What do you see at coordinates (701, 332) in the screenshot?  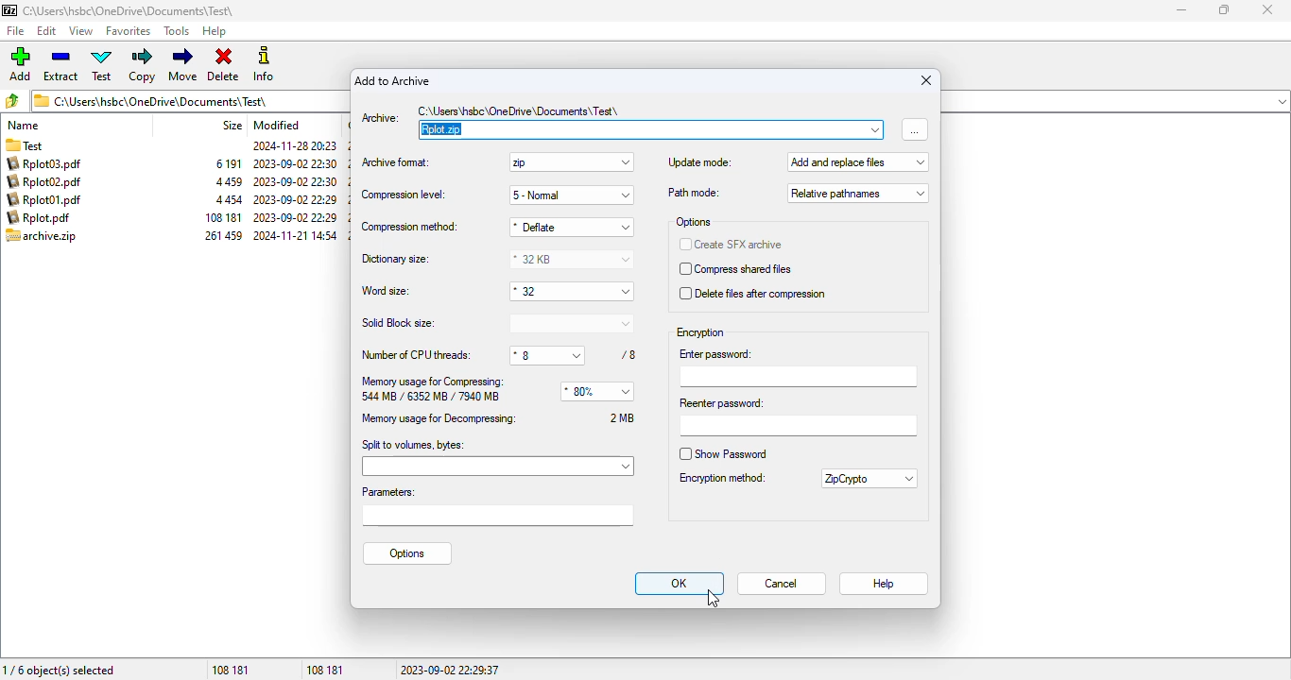 I see `encryption` at bounding box center [701, 332].